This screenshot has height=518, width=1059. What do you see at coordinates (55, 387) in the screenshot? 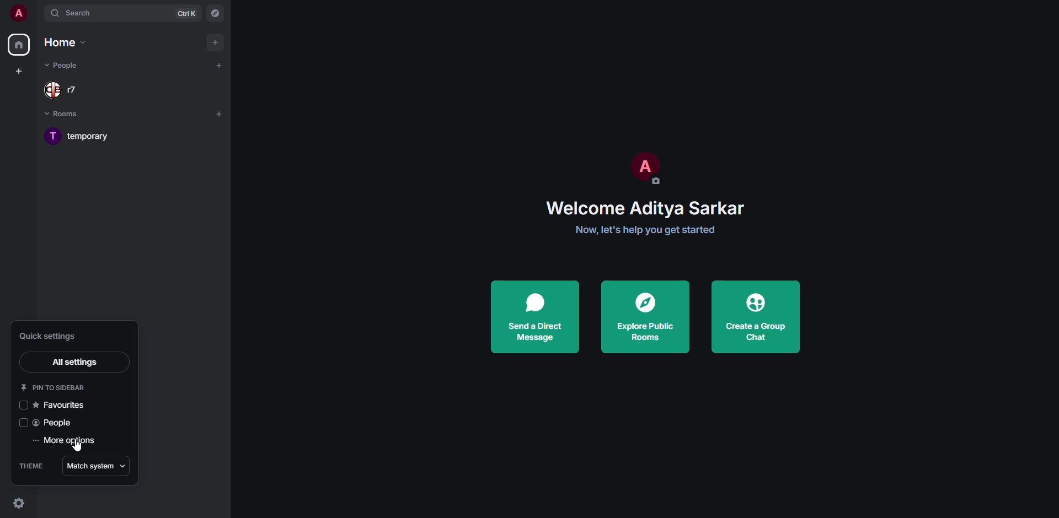
I see `pin to sidebar` at bounding box center [55, 387].